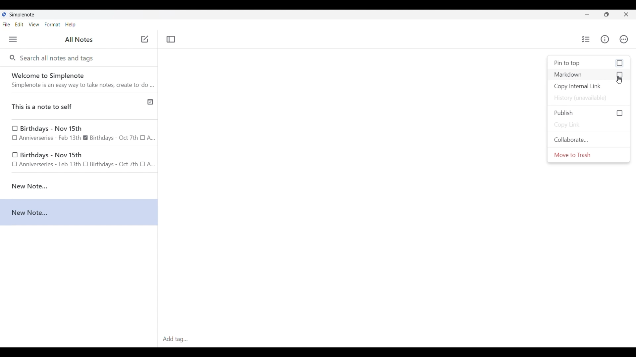 Image resolution: width=636 pixels, height=357 pixels. What do you see at coordinates (171, 39) in the screenshot?
I see `Toggle focus mode` at bounding box center [171, 39].